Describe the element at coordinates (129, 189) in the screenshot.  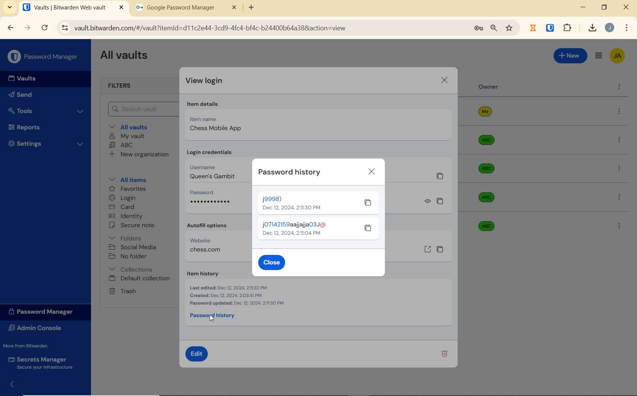
I see `favorites` at that location.